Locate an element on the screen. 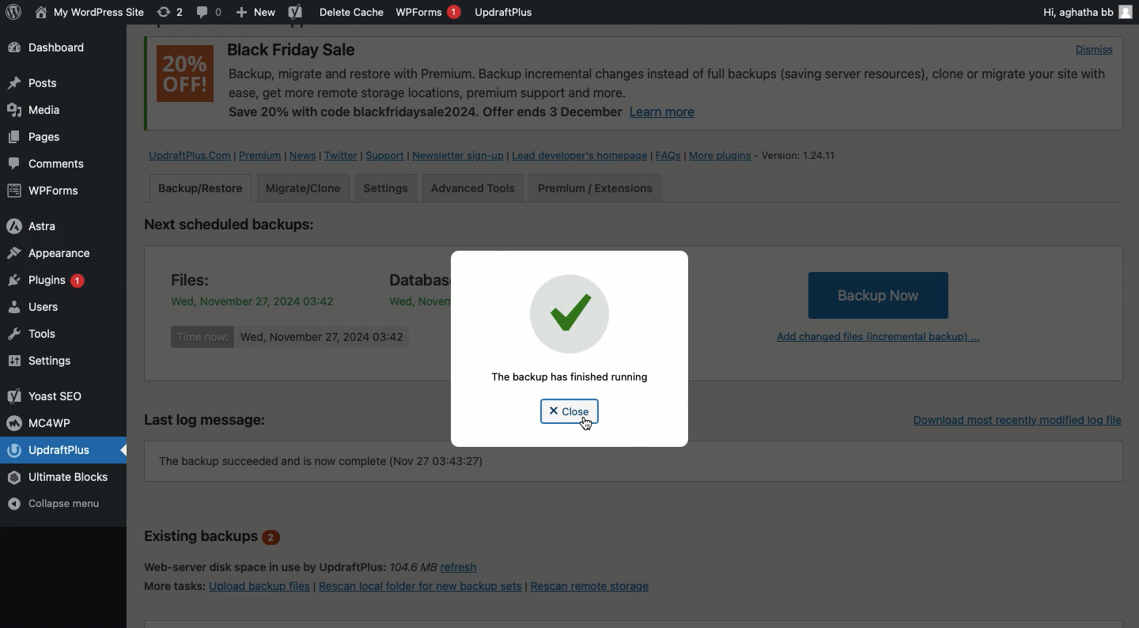  Cursor is located at coordinates (587, 424).